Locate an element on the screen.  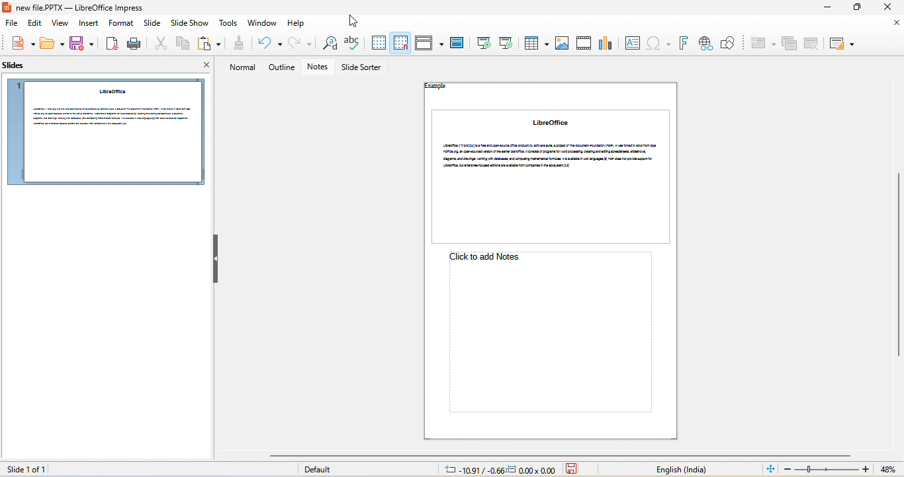
outline is located at coordinates (282, 67).